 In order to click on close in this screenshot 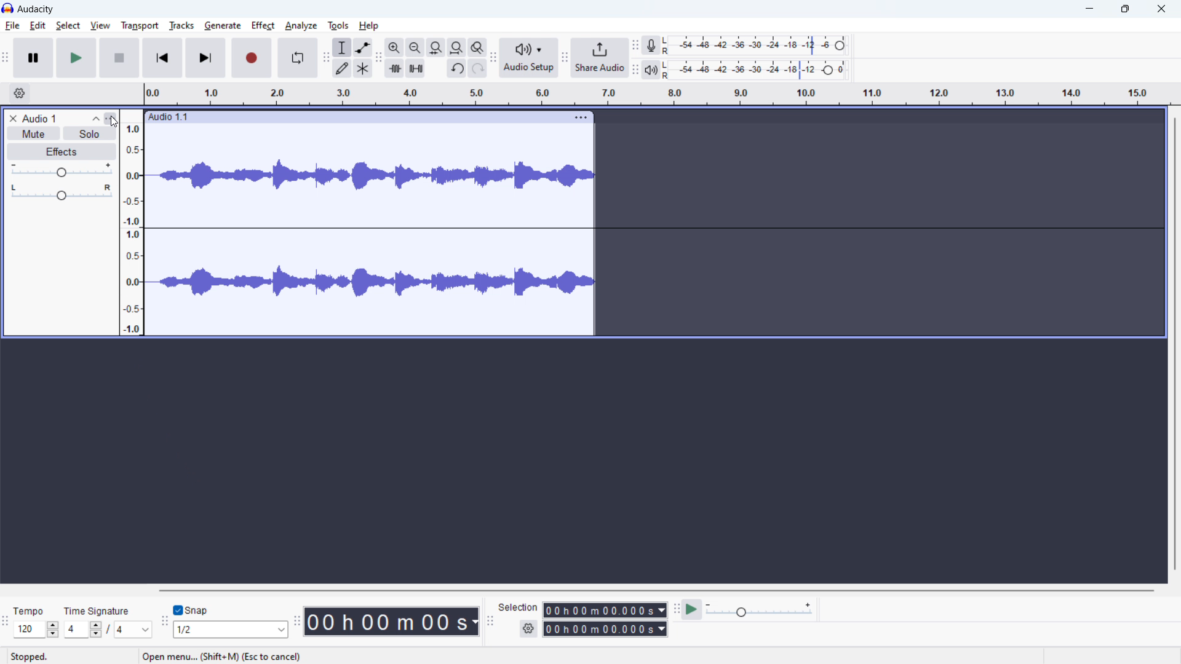, I will do `click(1163, 9)`.